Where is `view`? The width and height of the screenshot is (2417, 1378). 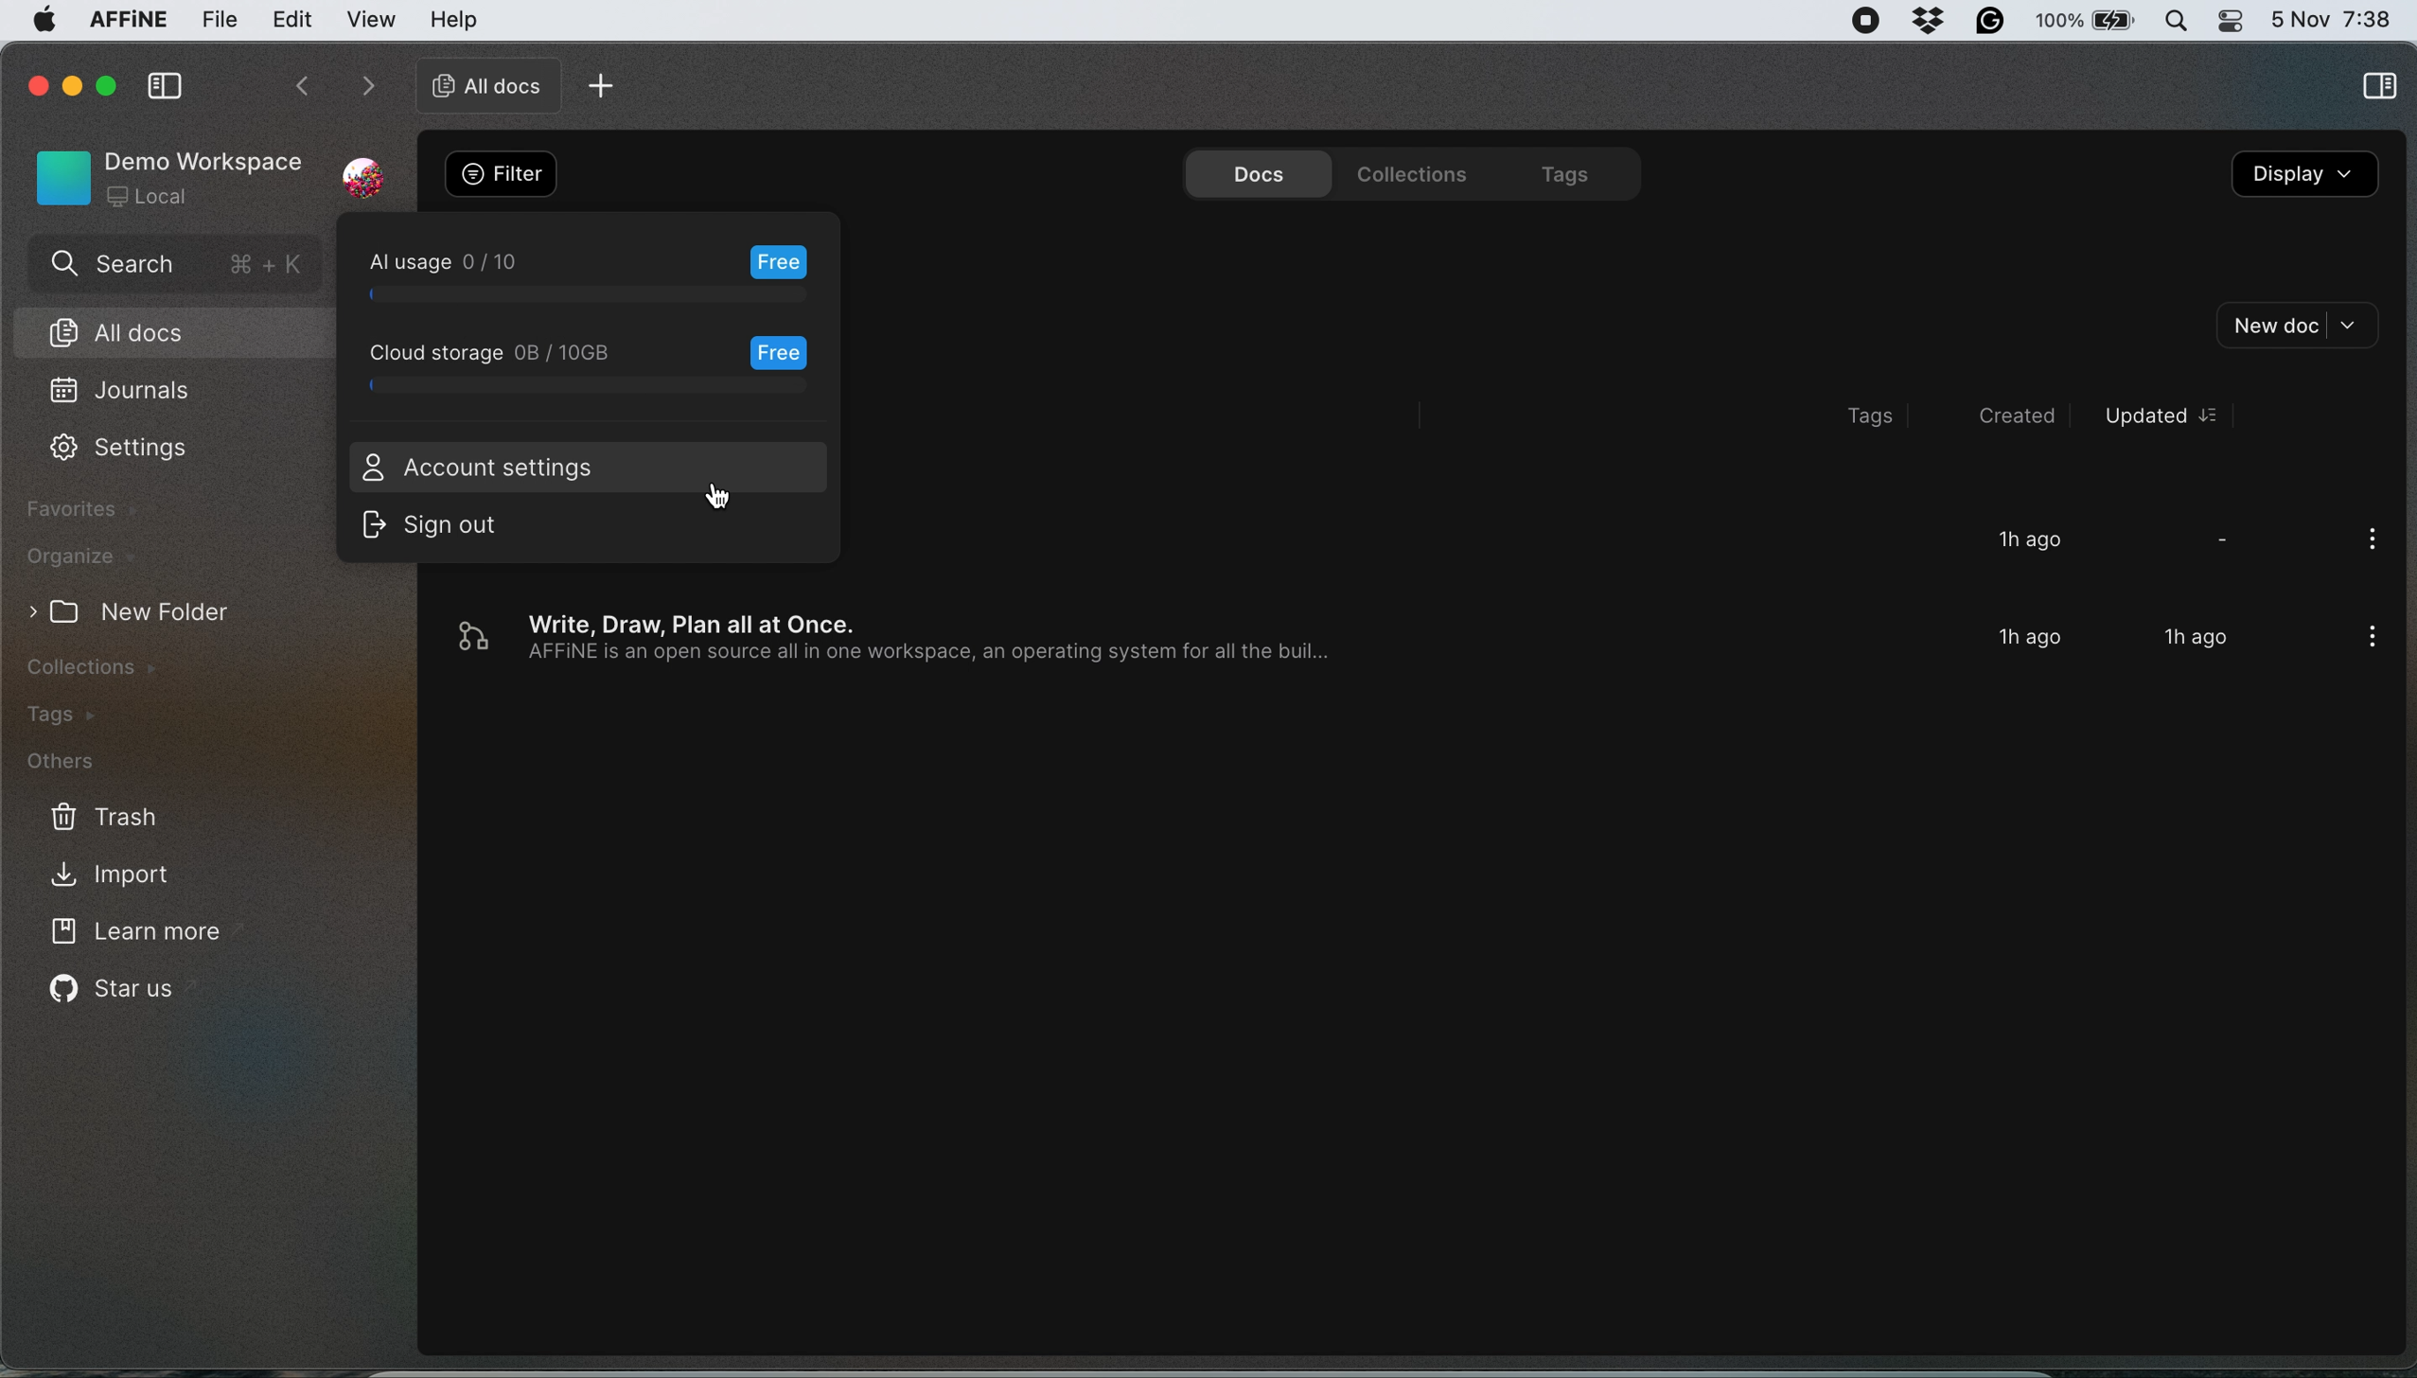 view is located at coordinates (374, 20).